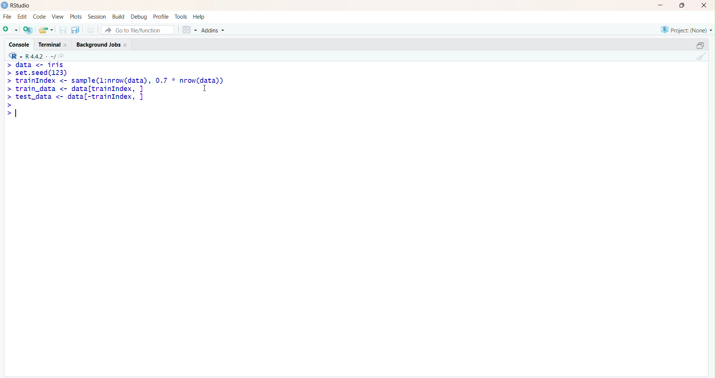 This screenshot has width=715, height=378. What do you see at coordinates (8, 81) in the screenshot?
I see `Prompt cursor` at bounding box center [8, 81].